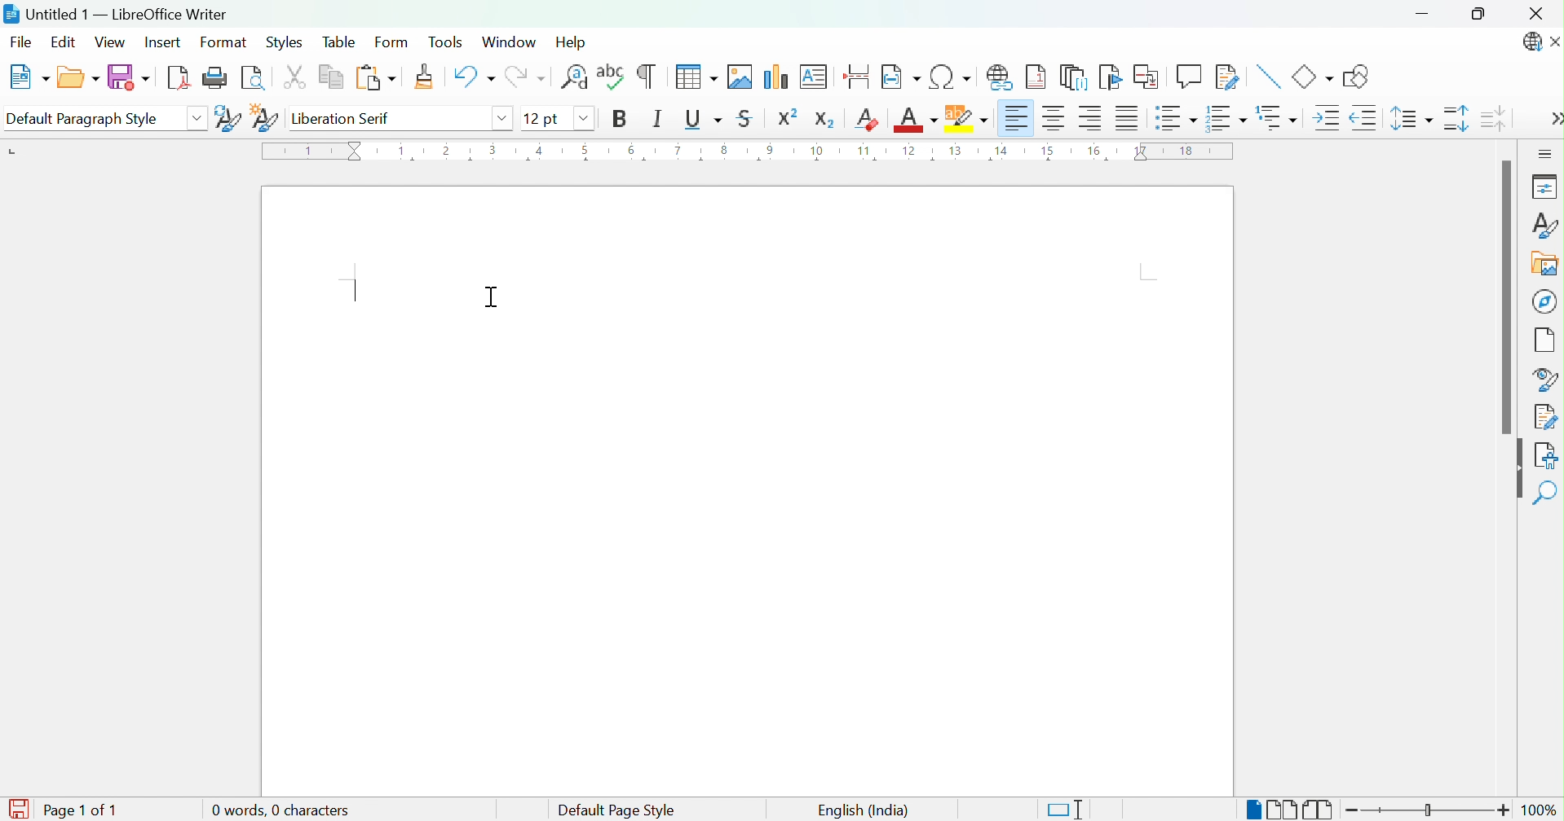 Image resolution: width=1564 pixels, height=821 pixels. What do you see at coordinates (815, 74) in the screenshot?
I see `Insert Text Box` at bounding box center [815, 74].